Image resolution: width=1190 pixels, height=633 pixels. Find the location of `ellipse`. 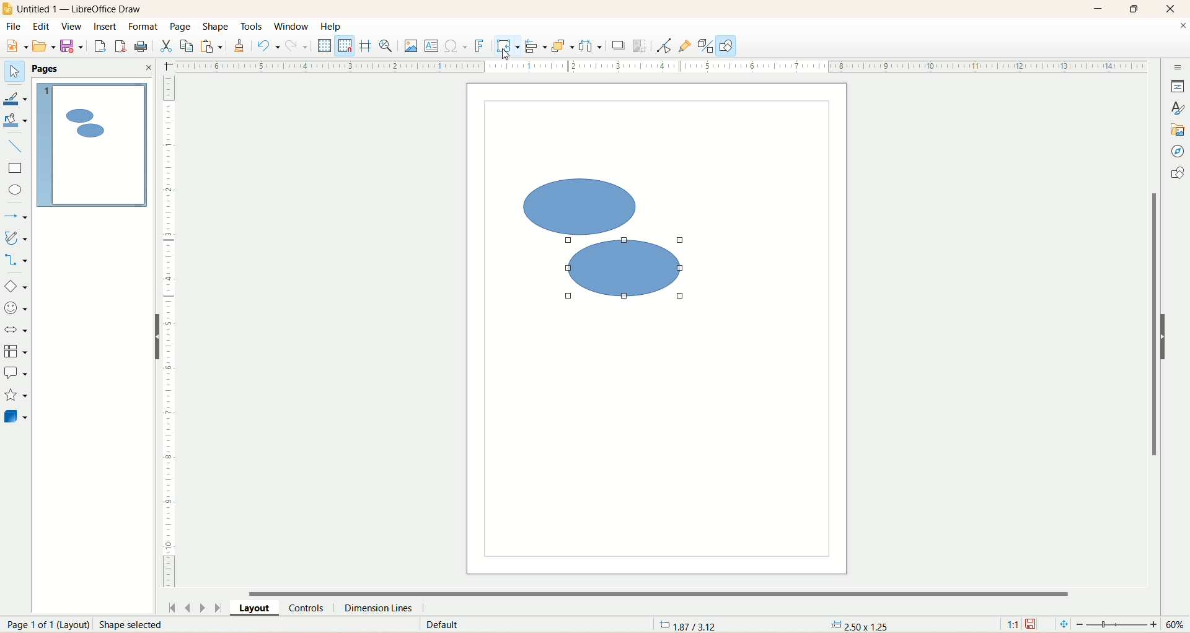

ellipse is located at coordinates (15, 189).